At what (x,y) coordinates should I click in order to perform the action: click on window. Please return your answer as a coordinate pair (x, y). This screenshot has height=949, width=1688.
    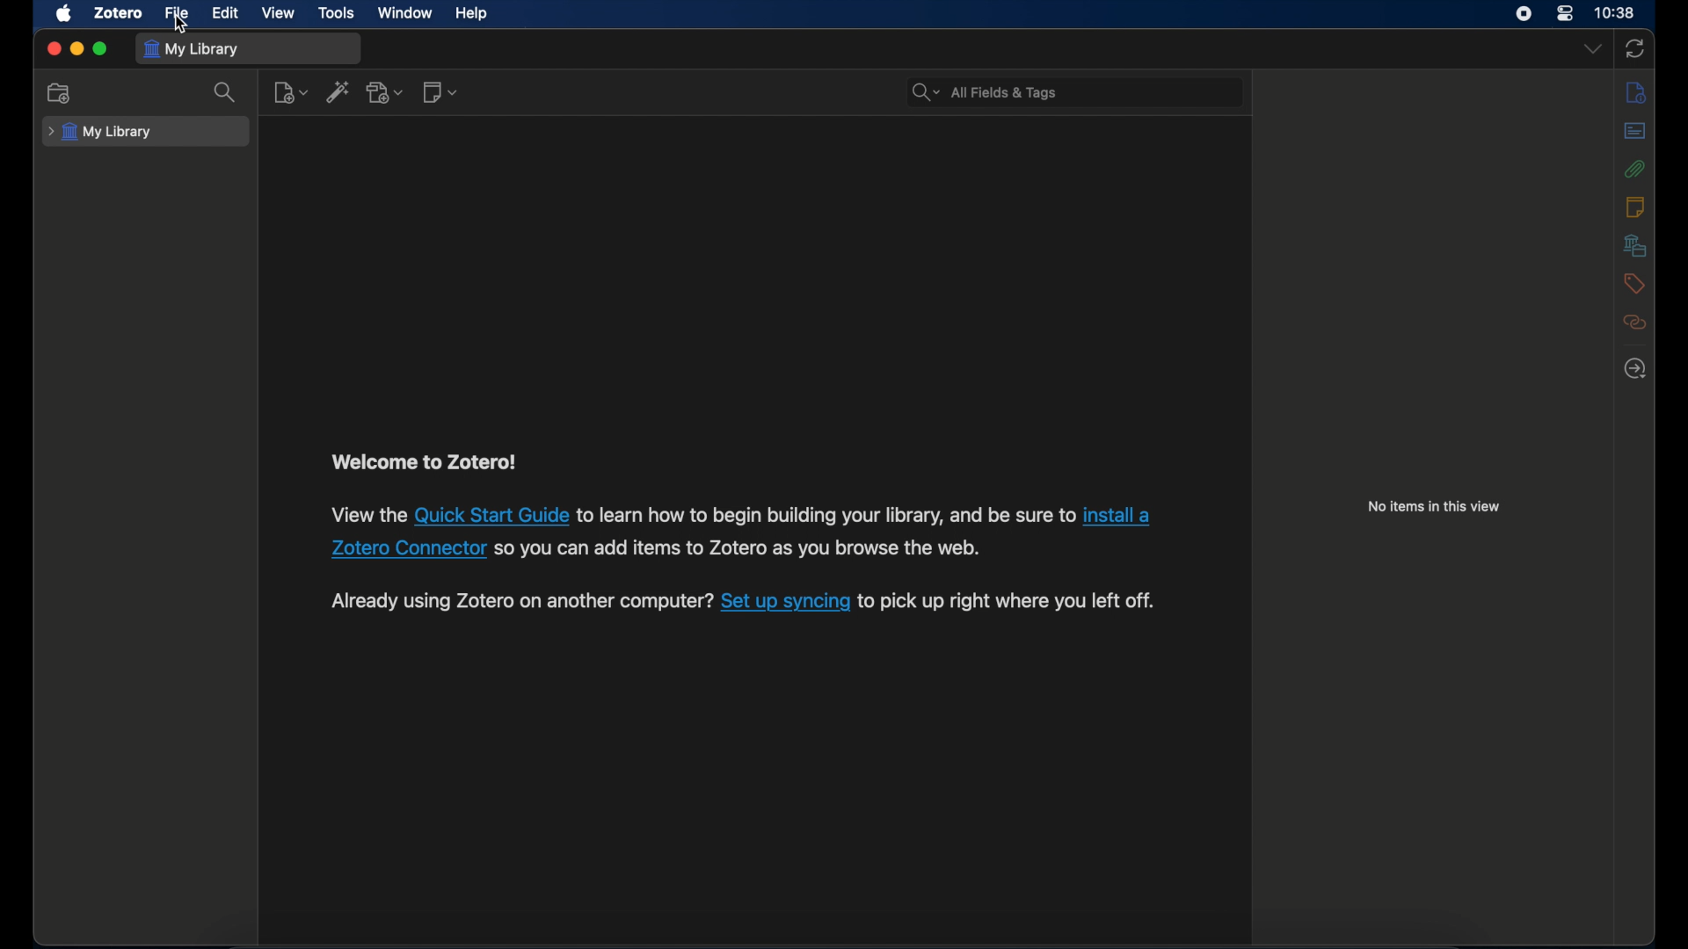
    Looking at the image, I should click on (405, 12).